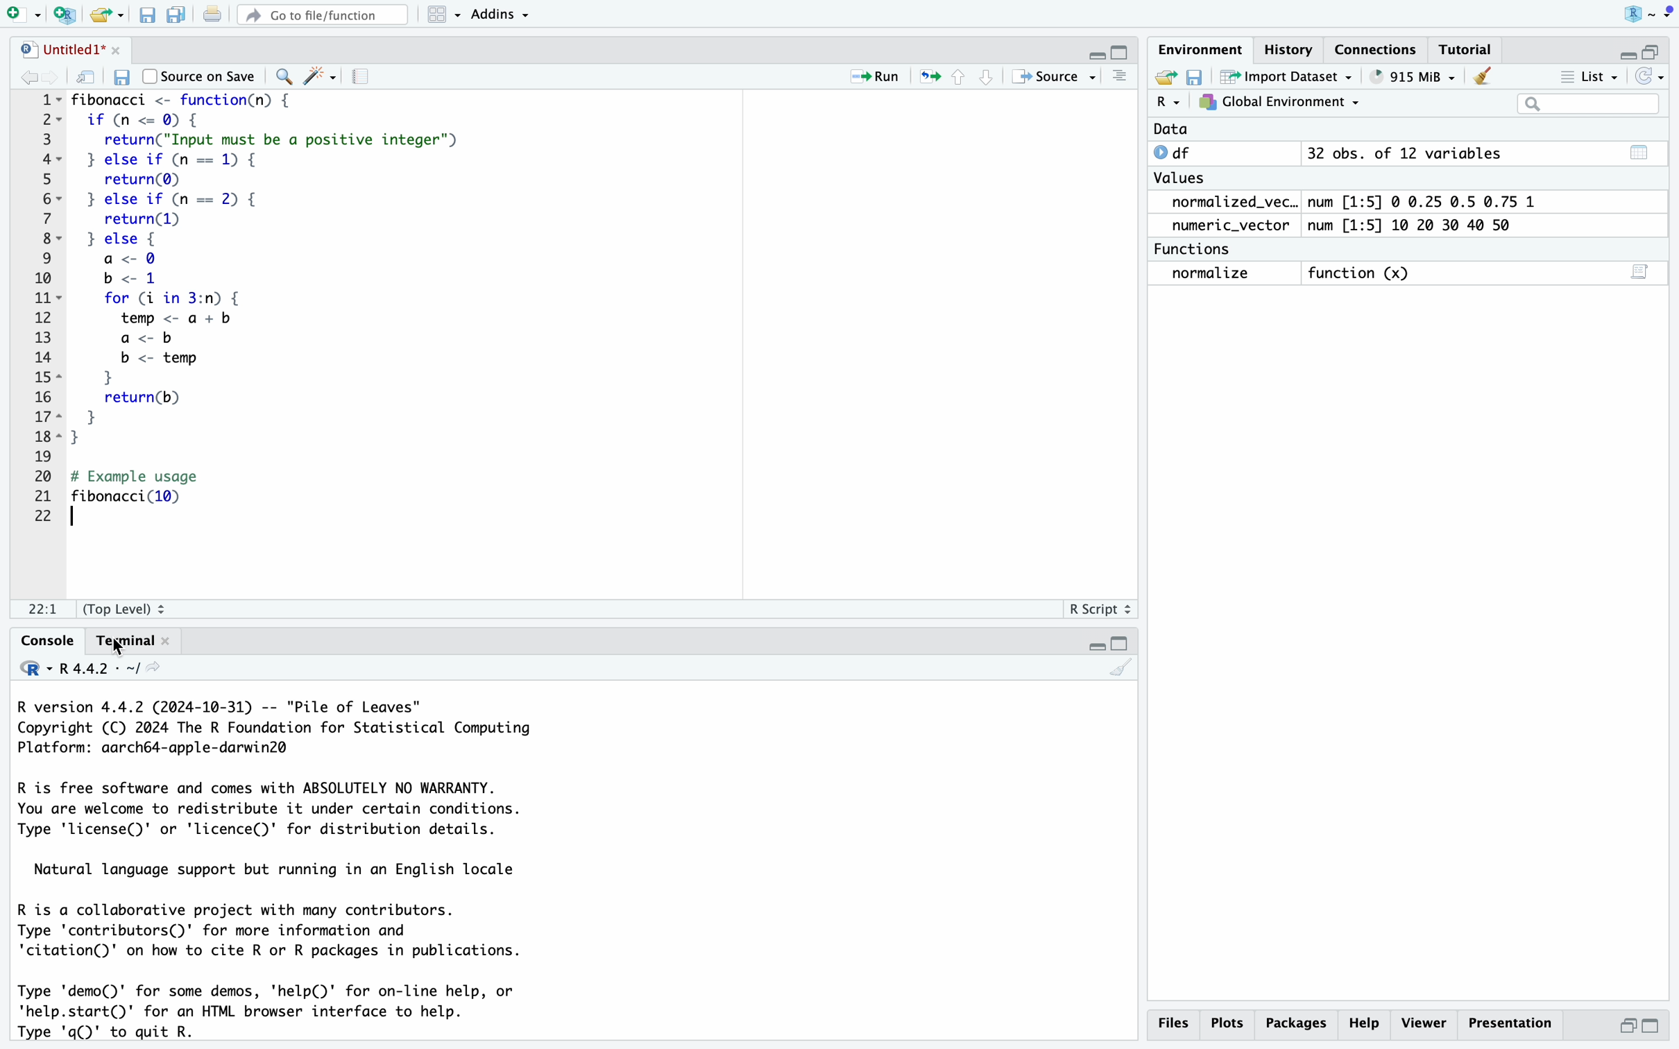 Image resolution: width=1679 pixels, height=1049 pixels. What do you see at coordinates (1283, 104) in the screenshot?
I see `global environment` at bounding box center [1283, 104].